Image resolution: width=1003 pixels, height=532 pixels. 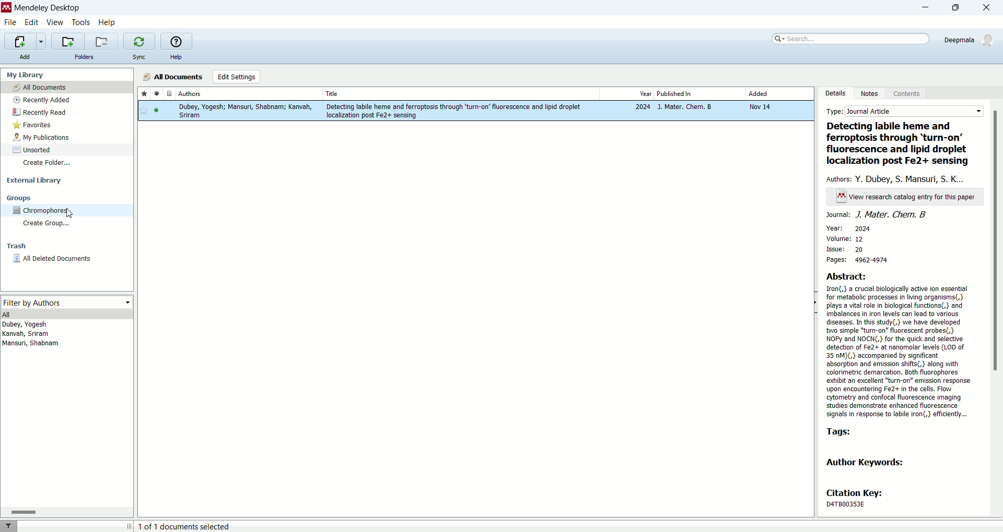 What do you see at coordinates (176, 41) in the screenshot?
I see `help guide for mendeley` at bounding box center [176, 41].